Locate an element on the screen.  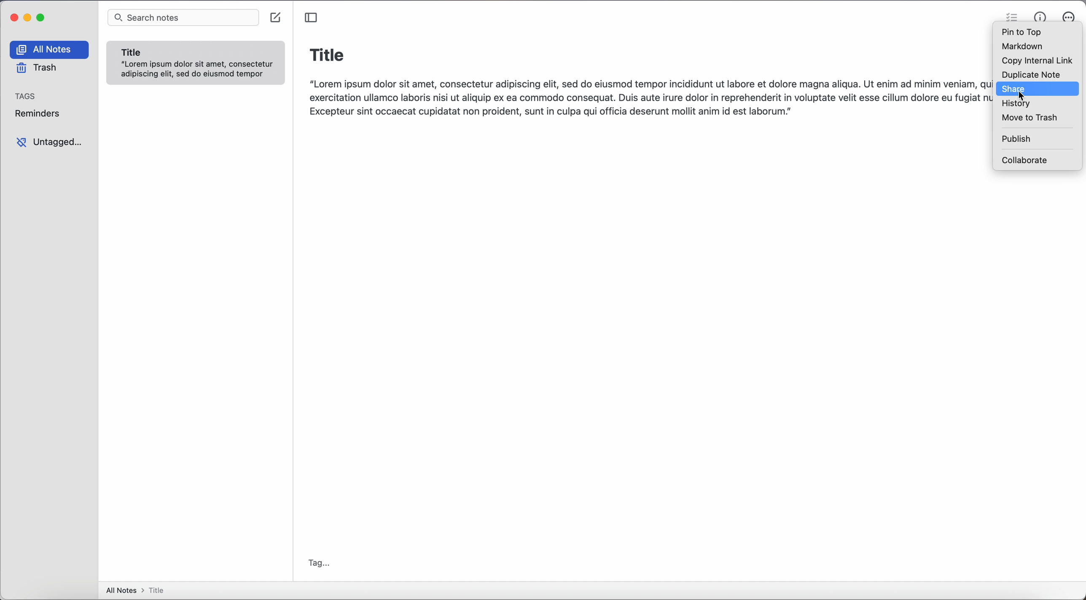
markdown is located at coordinates (1023, 46).